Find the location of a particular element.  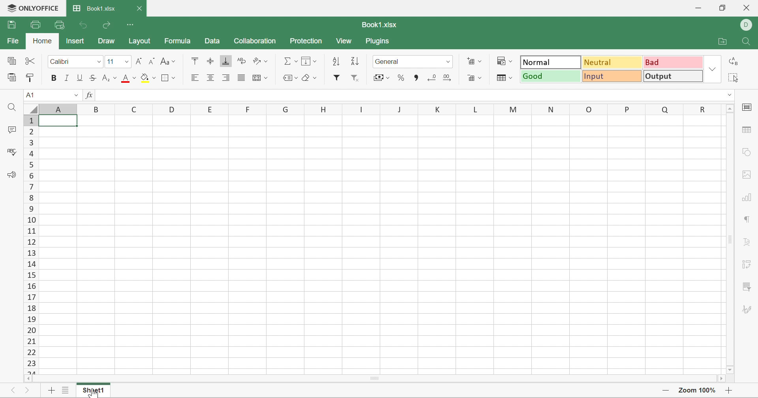

Wrap Text is located at coordinates (240, 61).